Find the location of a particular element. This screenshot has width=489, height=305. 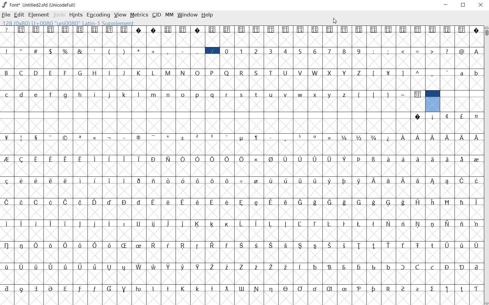

] is located at coordinates (403, 73).